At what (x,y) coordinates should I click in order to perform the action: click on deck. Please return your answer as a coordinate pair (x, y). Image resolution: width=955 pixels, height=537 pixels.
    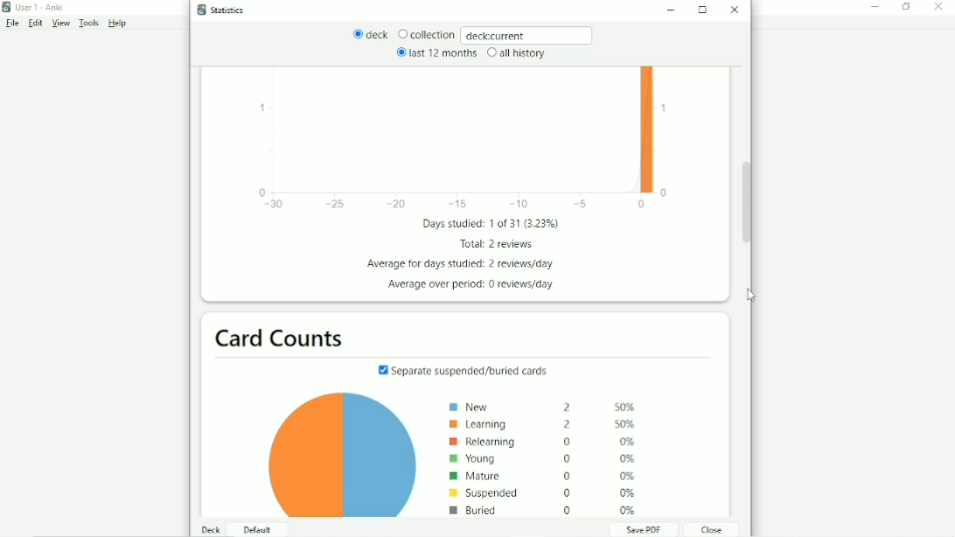
    Looking at the image, I should click on (371, 35).